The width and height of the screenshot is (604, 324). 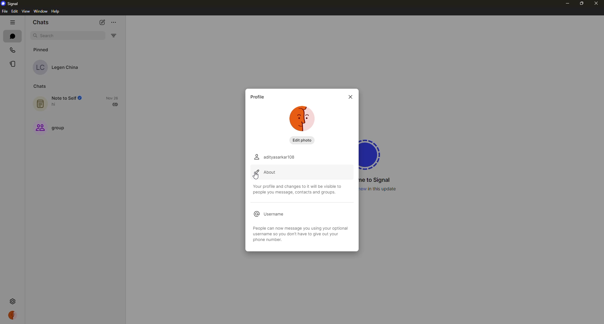 I want to click on search, so click(x=49, y=36).